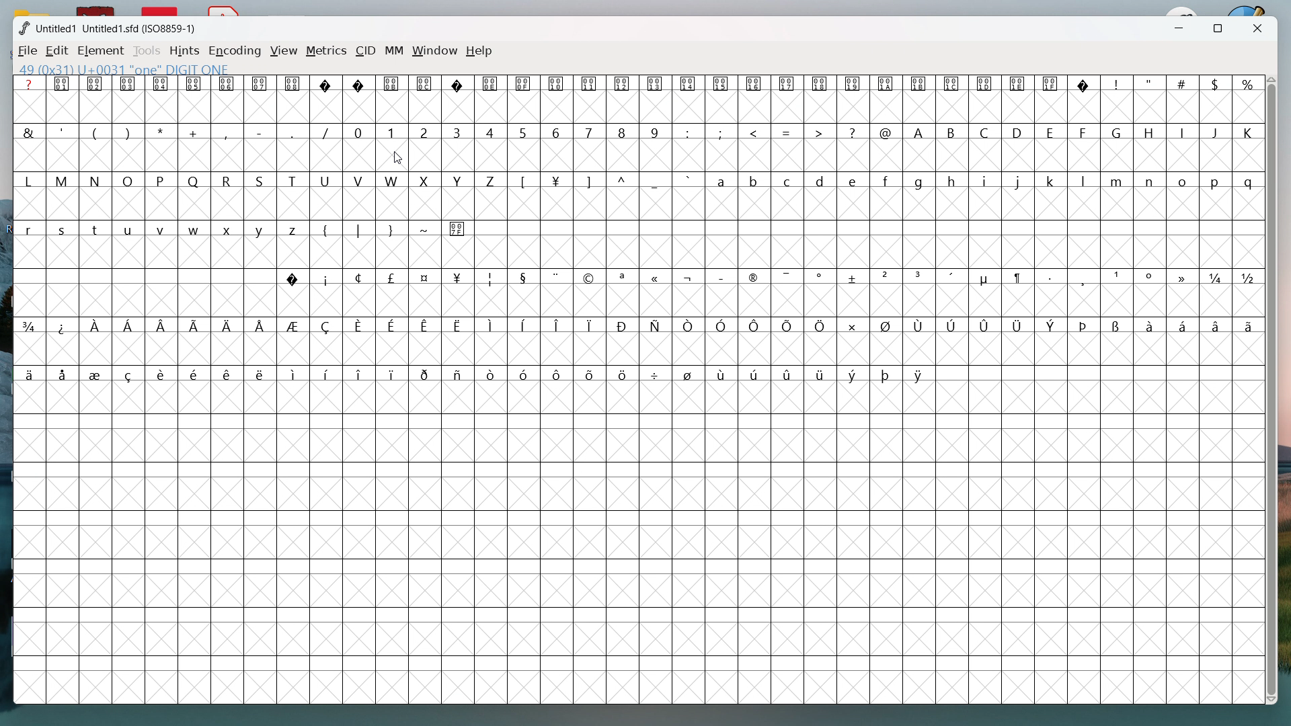  I want to click on h, so click(955, 179).